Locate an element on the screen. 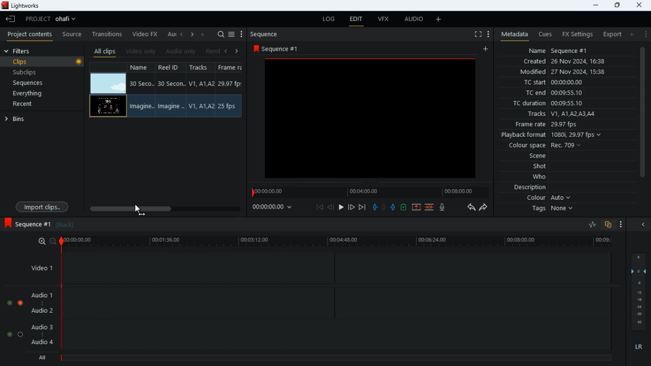 Image resolution: width=651 pixels, height=366 pixels. video 1 is located at coordinates (40, 268).